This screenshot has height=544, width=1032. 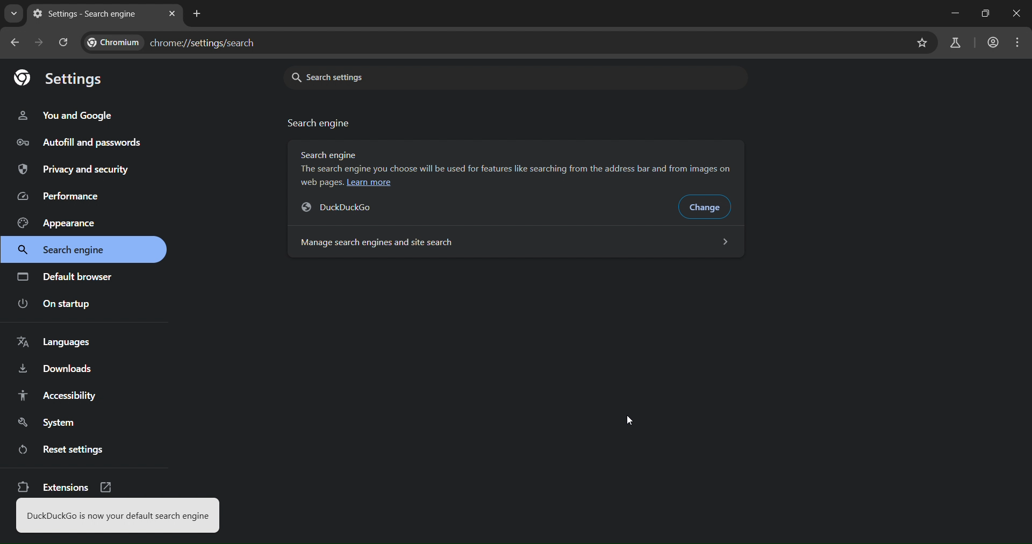 I want to click on close tab, so click(x=173, y=12).